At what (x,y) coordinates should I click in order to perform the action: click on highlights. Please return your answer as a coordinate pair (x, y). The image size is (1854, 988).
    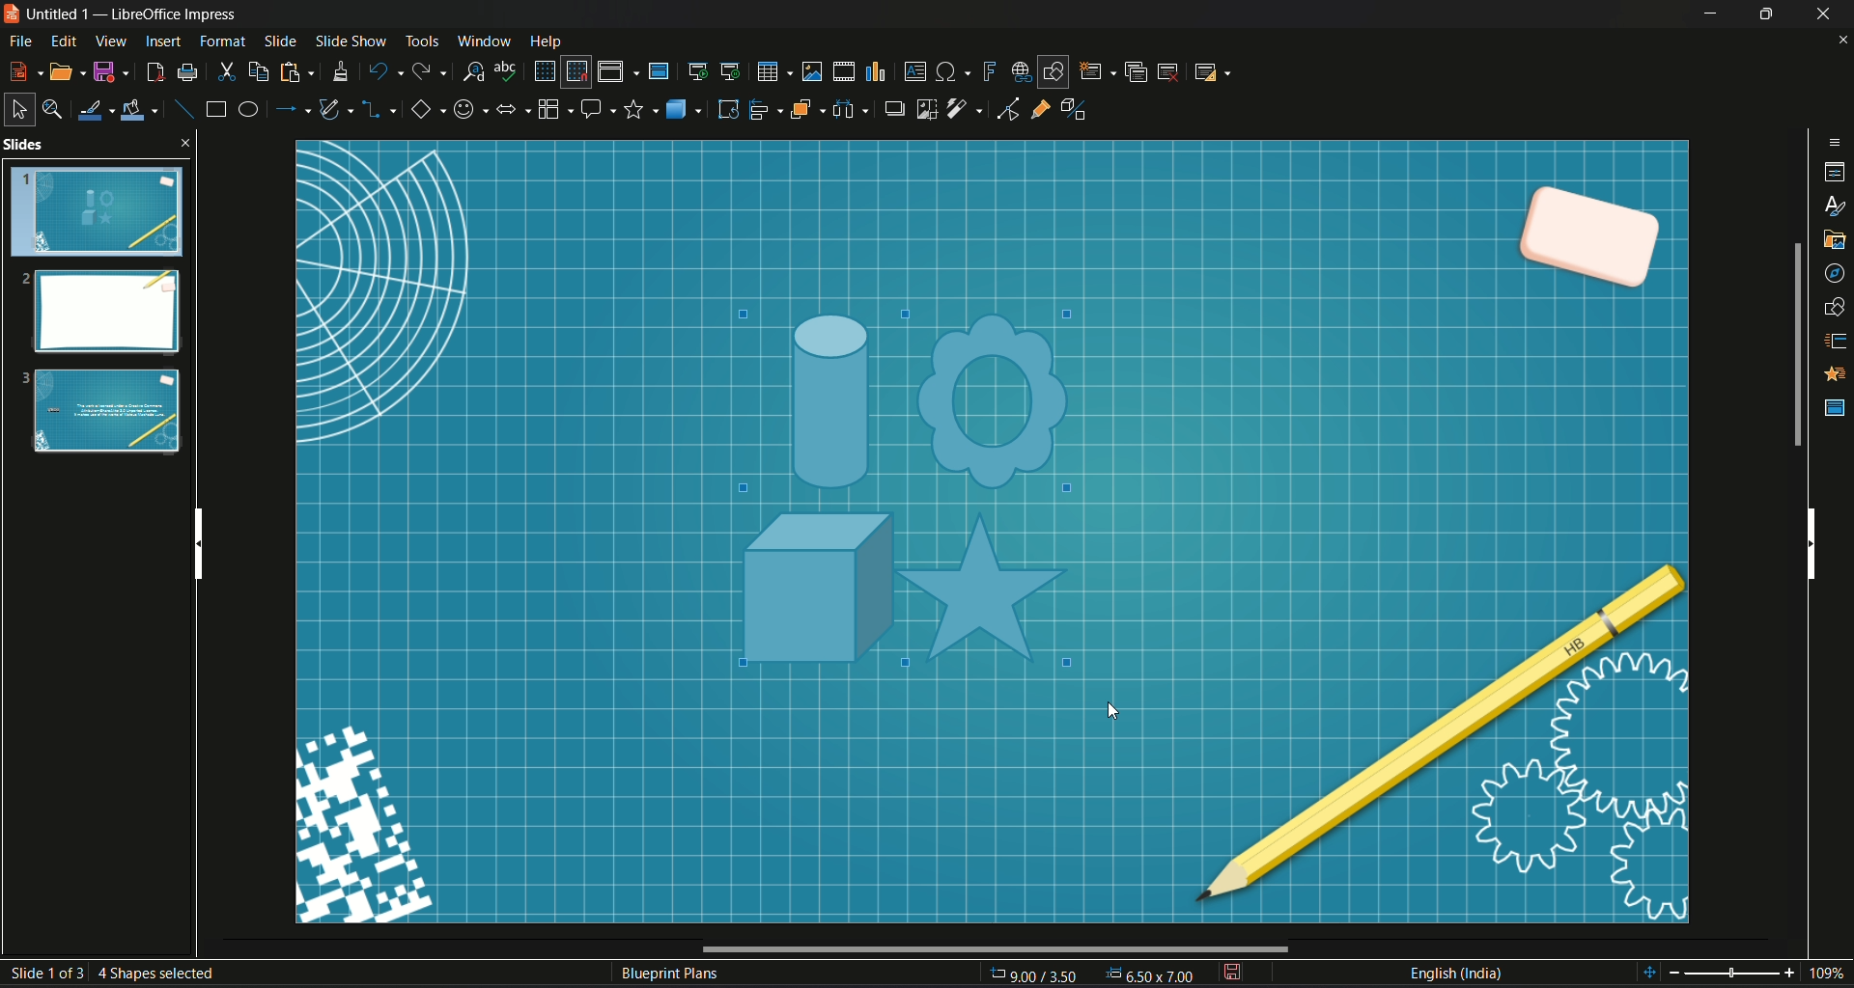
    Looking at the image, I should click on (922, 506).